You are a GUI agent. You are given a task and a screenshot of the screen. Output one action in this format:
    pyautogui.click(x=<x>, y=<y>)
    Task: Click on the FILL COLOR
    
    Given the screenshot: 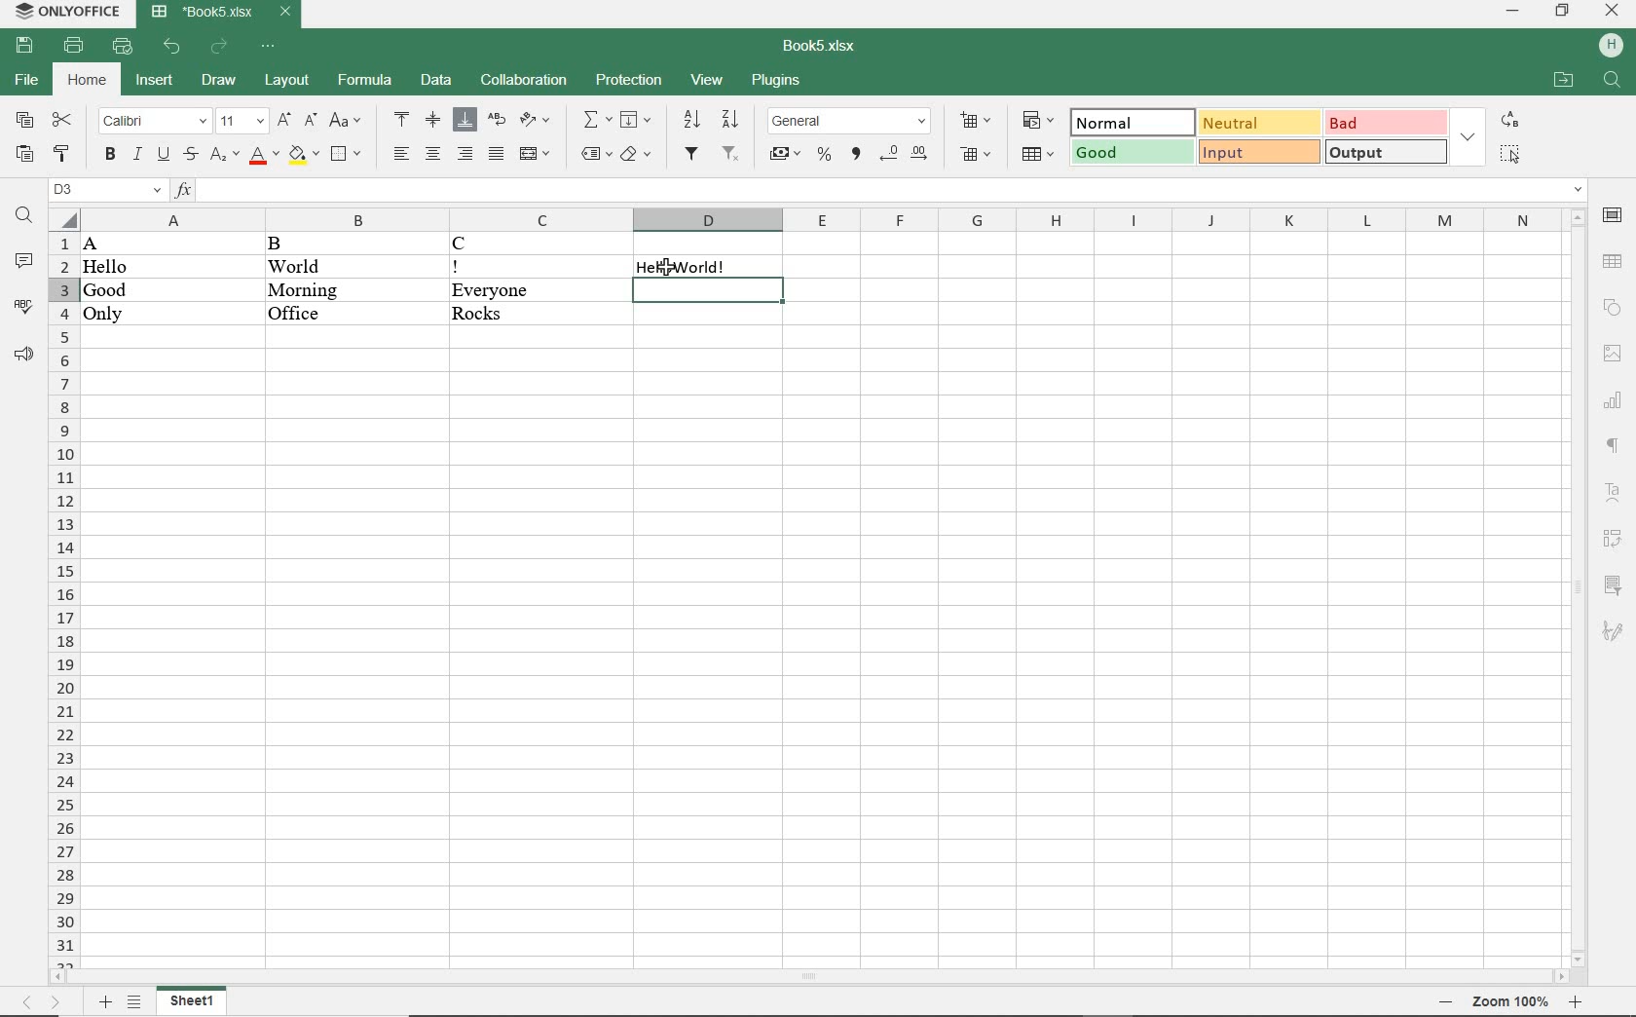 What is the action you would take?
    pyautogui.click(x=305, y=155)
    